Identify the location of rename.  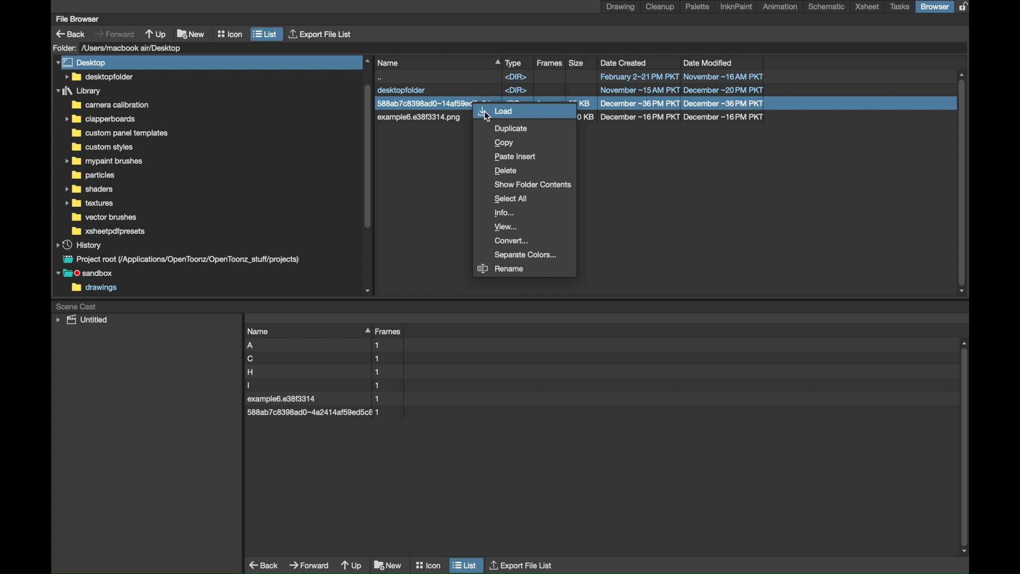
(501, 269).